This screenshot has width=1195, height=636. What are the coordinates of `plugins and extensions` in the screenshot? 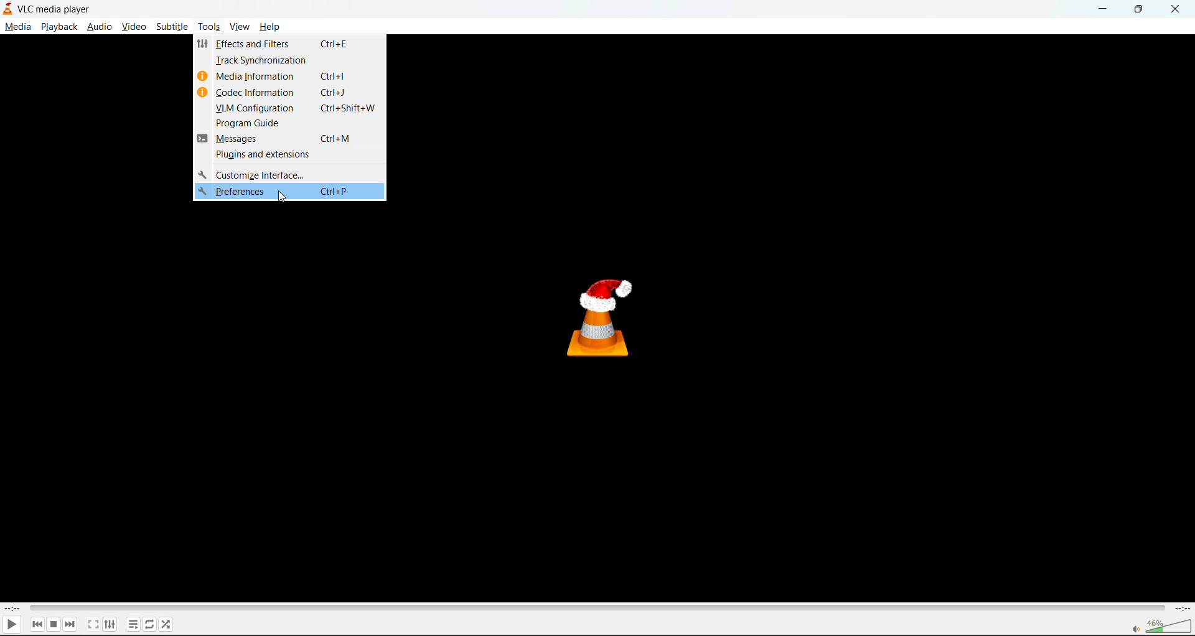 It's located at (261, 156).